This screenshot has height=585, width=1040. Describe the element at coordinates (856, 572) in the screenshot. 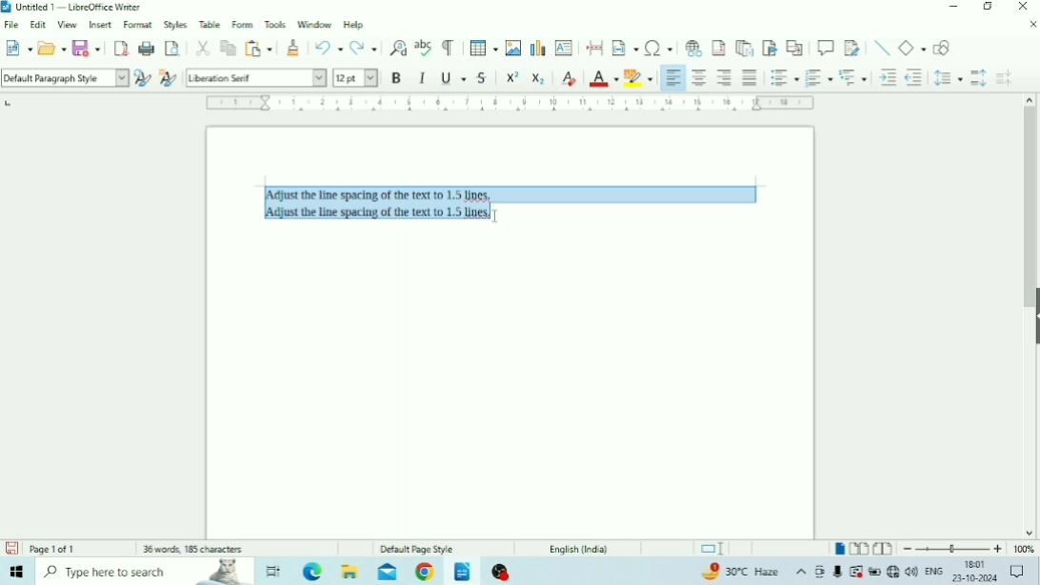

I see `Warning` at that location.